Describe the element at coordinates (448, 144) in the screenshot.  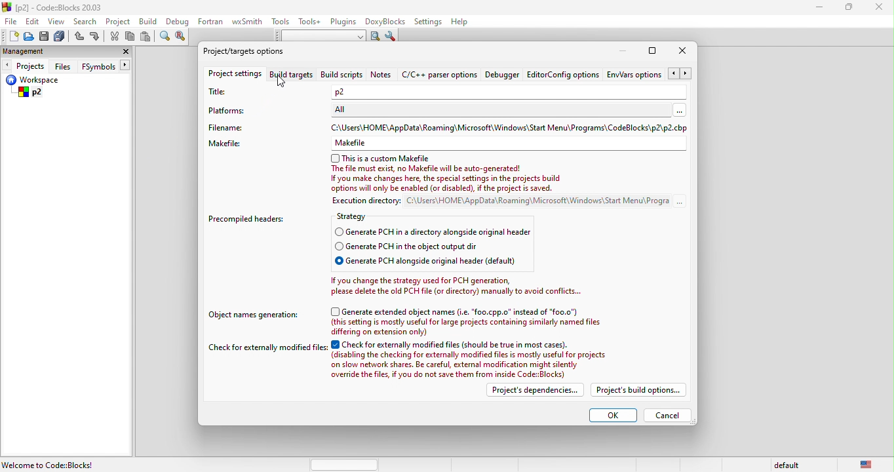
I see `makefile` at that location.